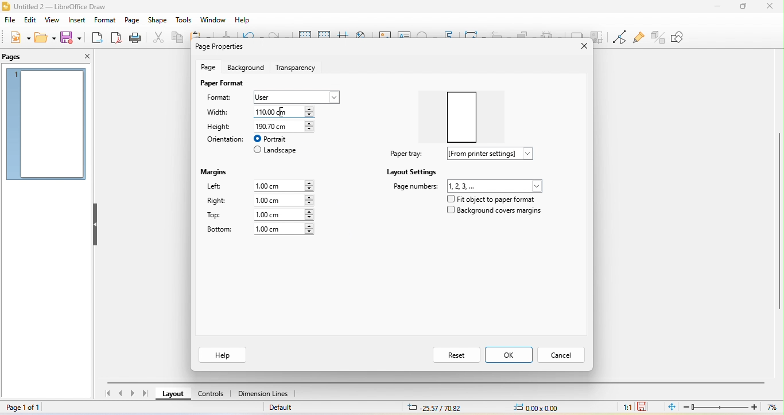 This screenshot has height=415, width=784. Describe the element at coordinates (743, 7) in the screenshot. I see `maximize` at that location.